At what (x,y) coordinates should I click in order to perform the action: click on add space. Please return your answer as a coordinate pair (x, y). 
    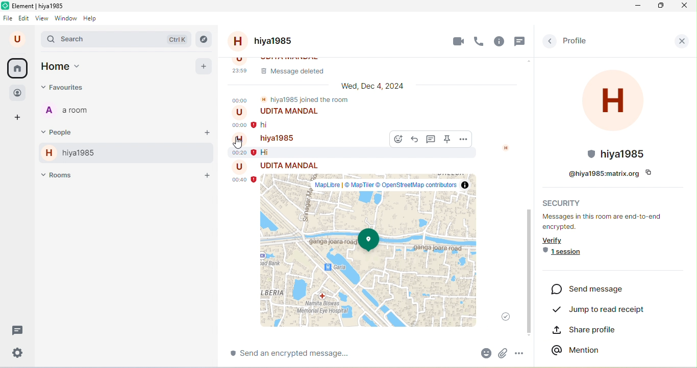
    Looking at the image, I should click on (18, 117).